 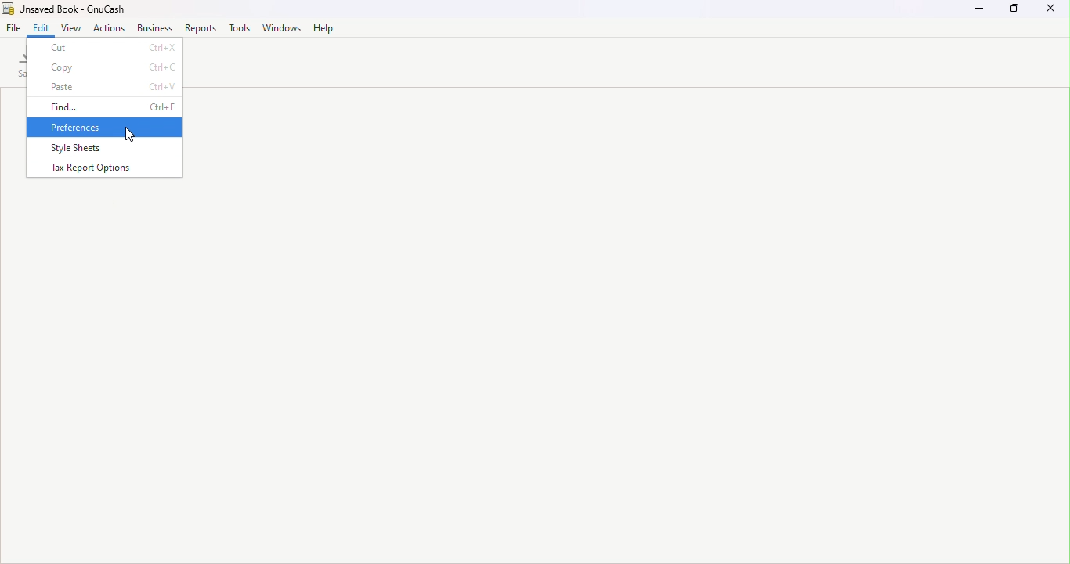 I want to click on Style sheets, so click(x=103, y=148).